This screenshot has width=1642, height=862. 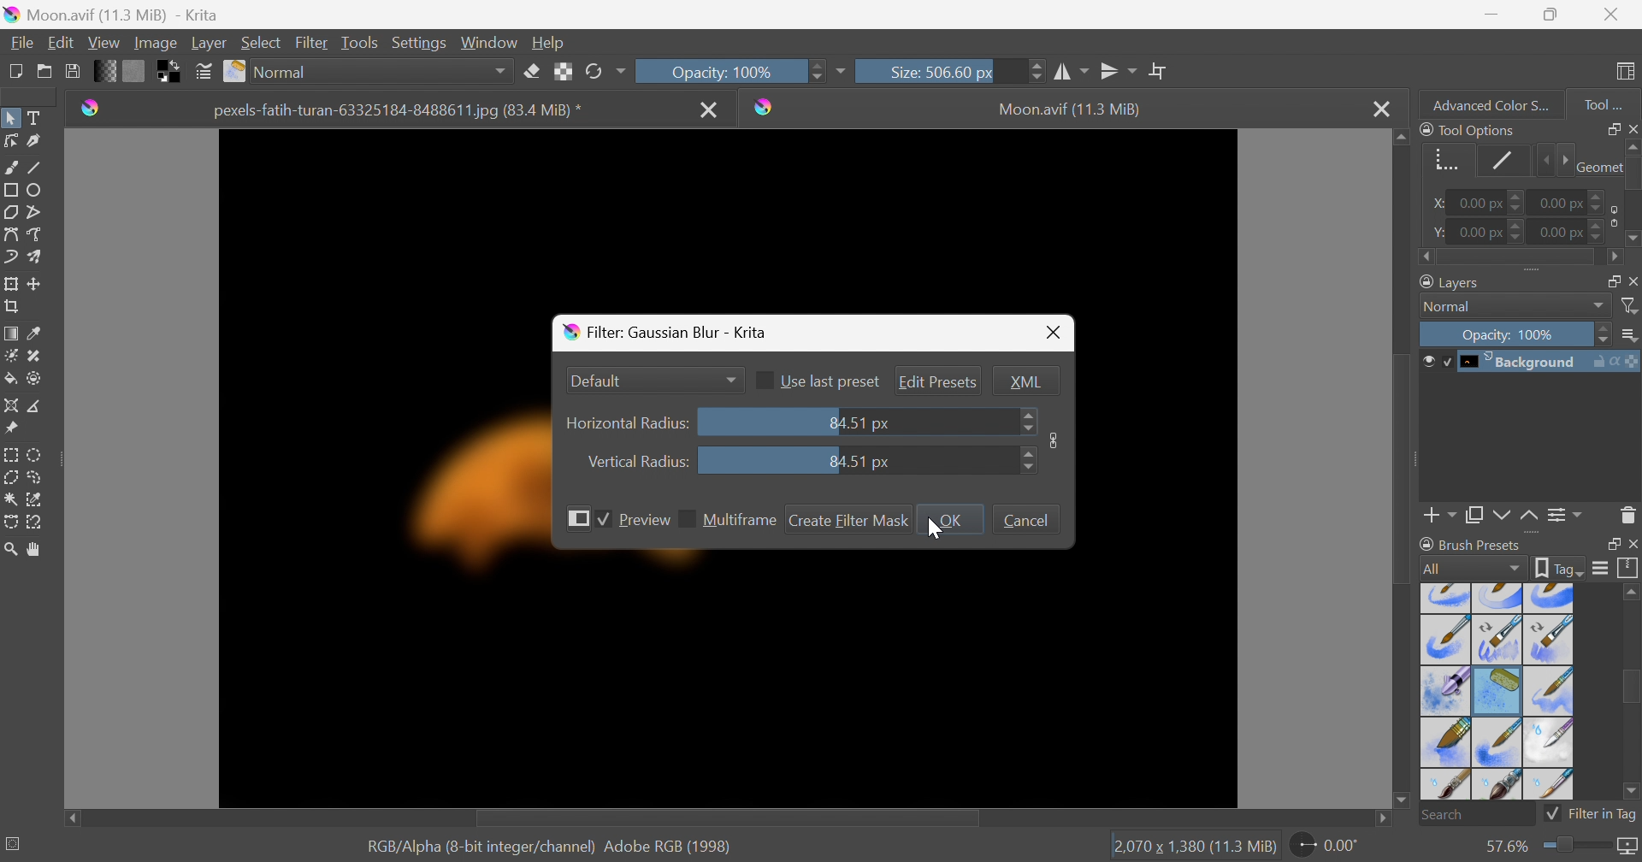 I want to click on All, so click(x=1471, y=570).